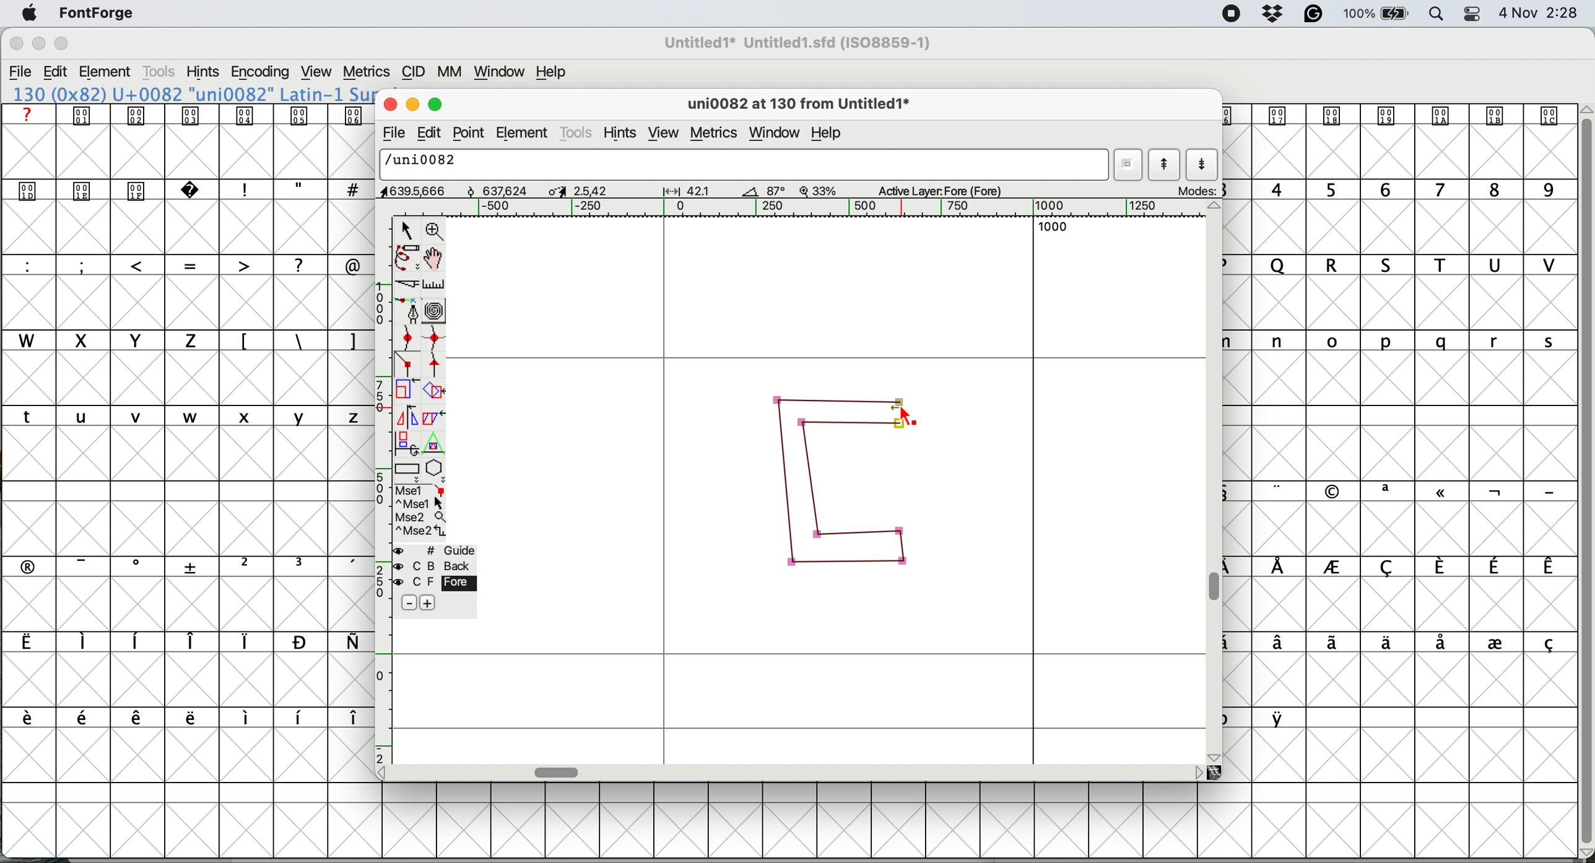 This screenshot has width=1595, height=863. I want to click on symbol, so click(1395, 115).